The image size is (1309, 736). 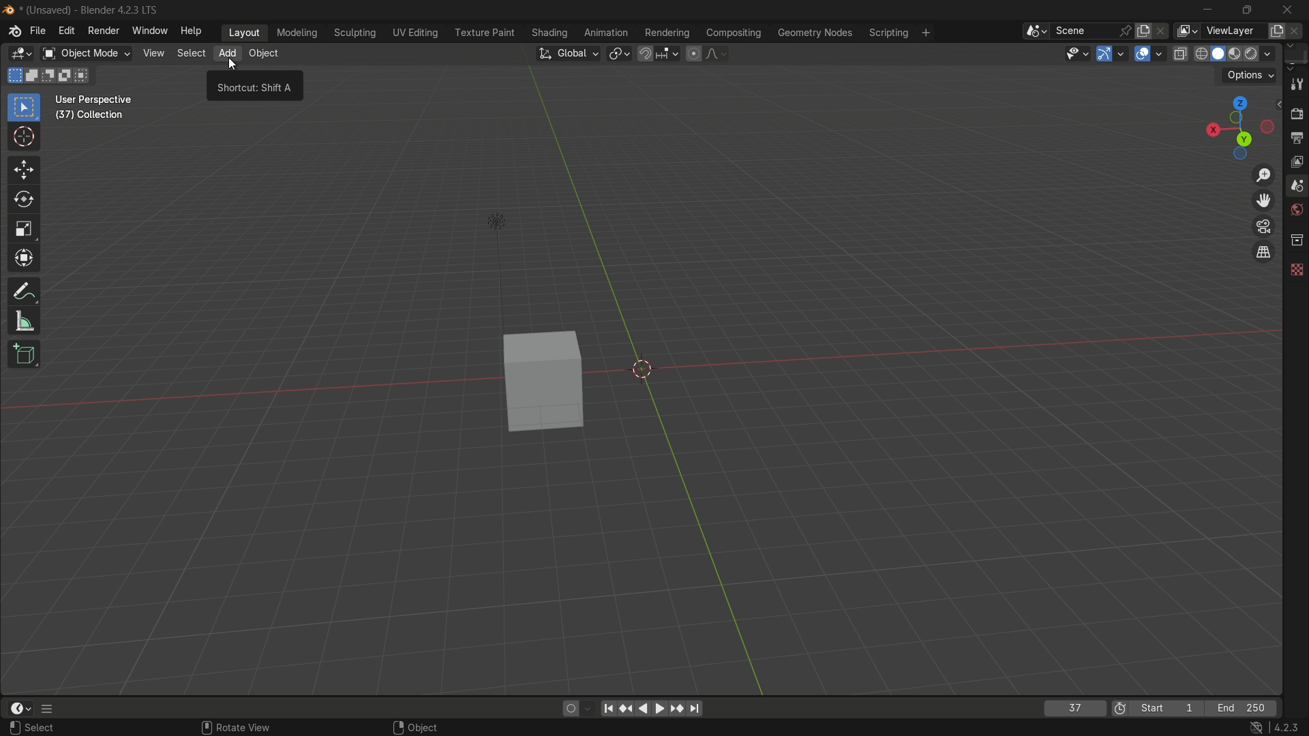 I want to click on sculpting menu, so click(x=357, y=33).